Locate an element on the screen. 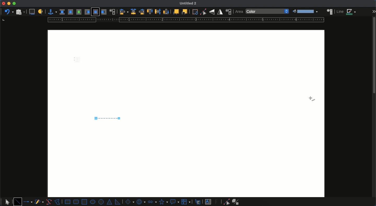  a label to identify object is located at coordinates (40, 12).